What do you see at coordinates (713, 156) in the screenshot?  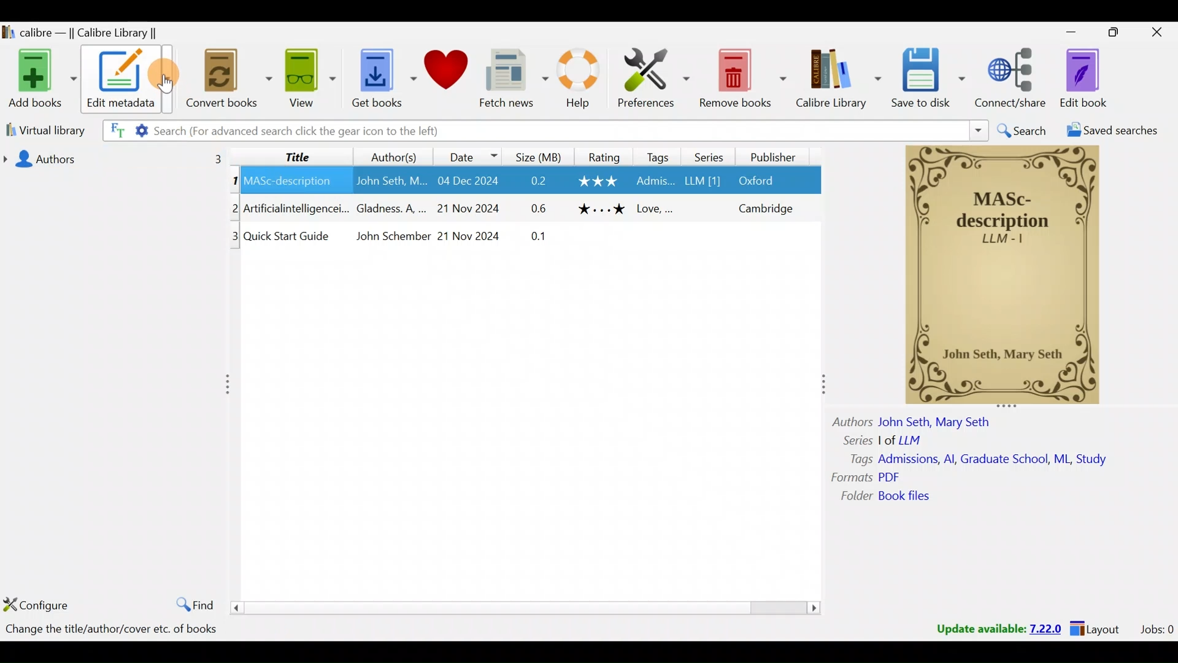 I see `Series` at bounding box center [713, 156].